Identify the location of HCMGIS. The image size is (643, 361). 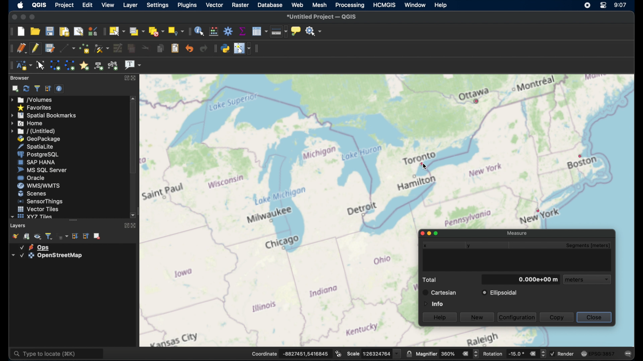
(385, 5).